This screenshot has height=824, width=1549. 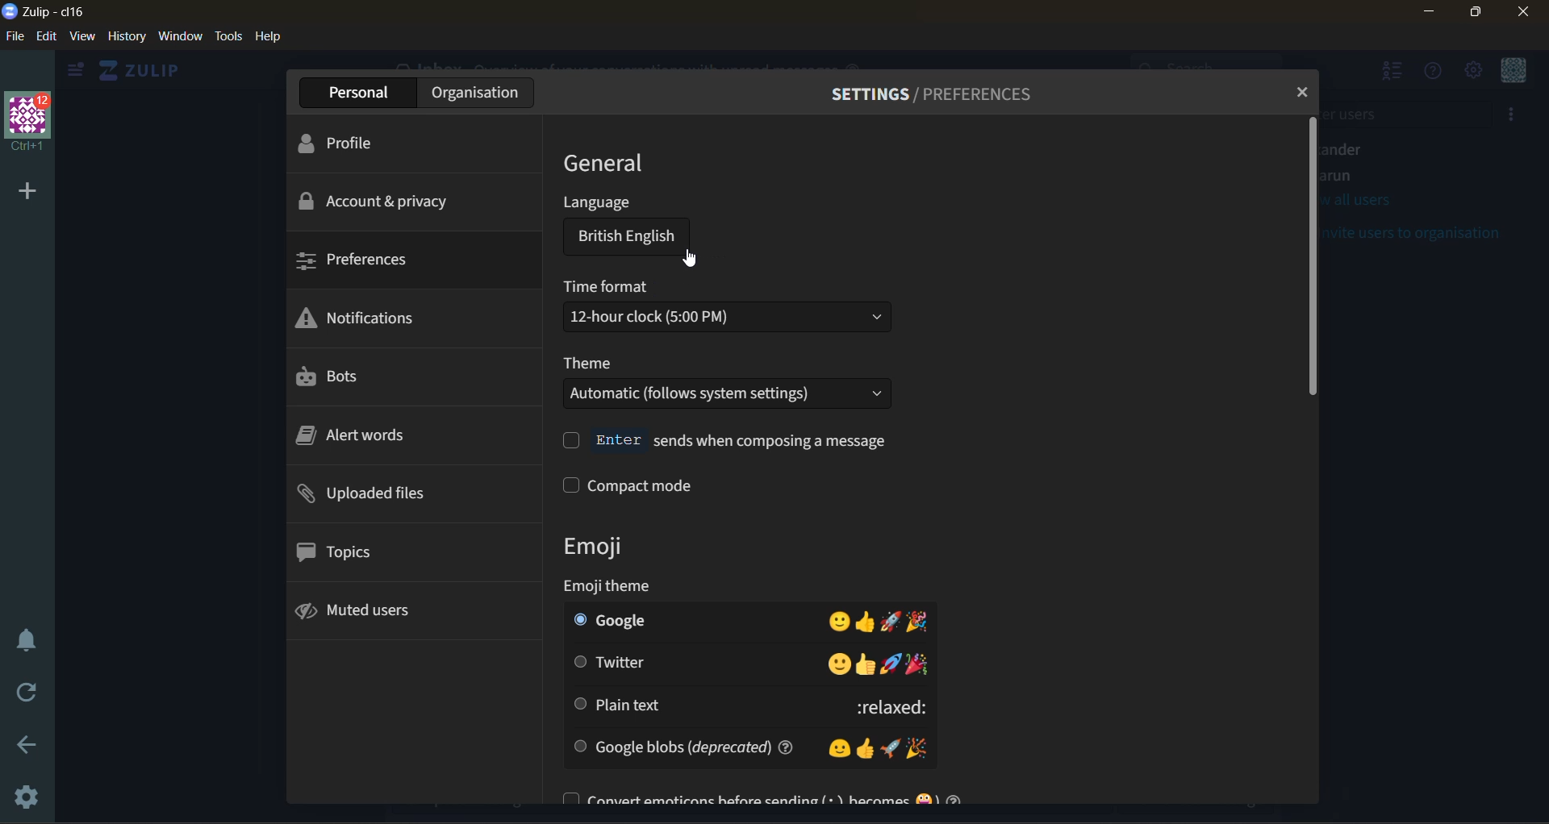 What do you see at coordinates (1530, 13) in the screenshot?
I see `close` at bounding box center [1530, 13].